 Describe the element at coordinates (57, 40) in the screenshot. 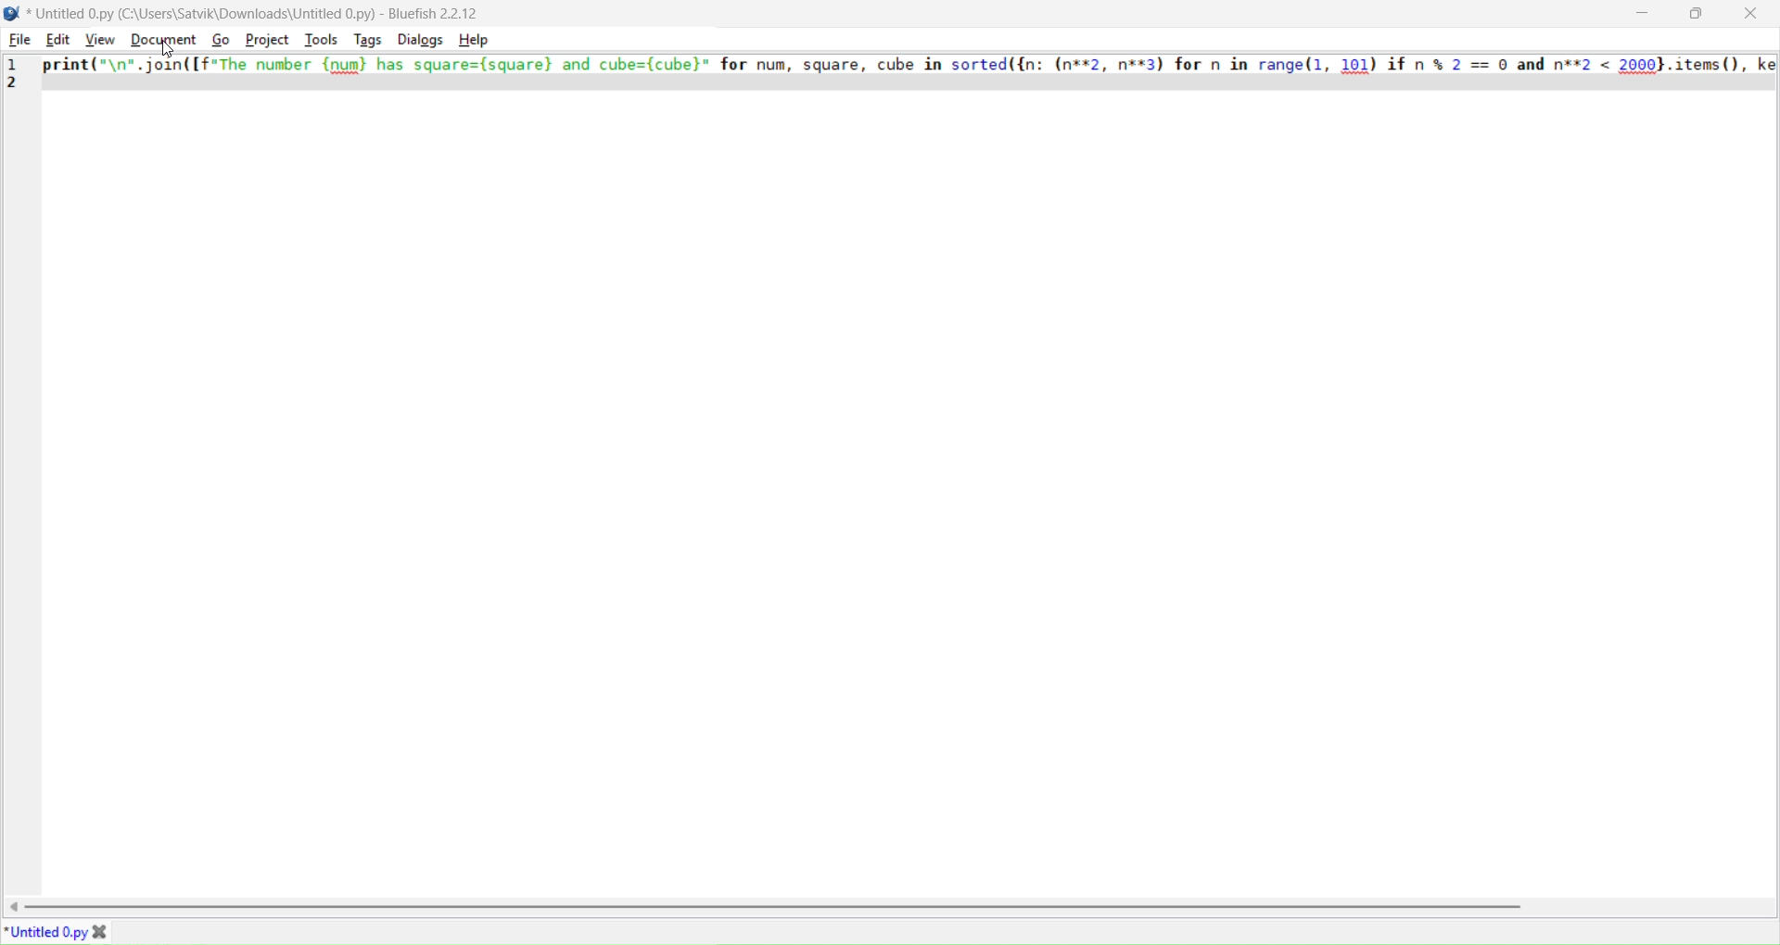

I see `edit` at that location.